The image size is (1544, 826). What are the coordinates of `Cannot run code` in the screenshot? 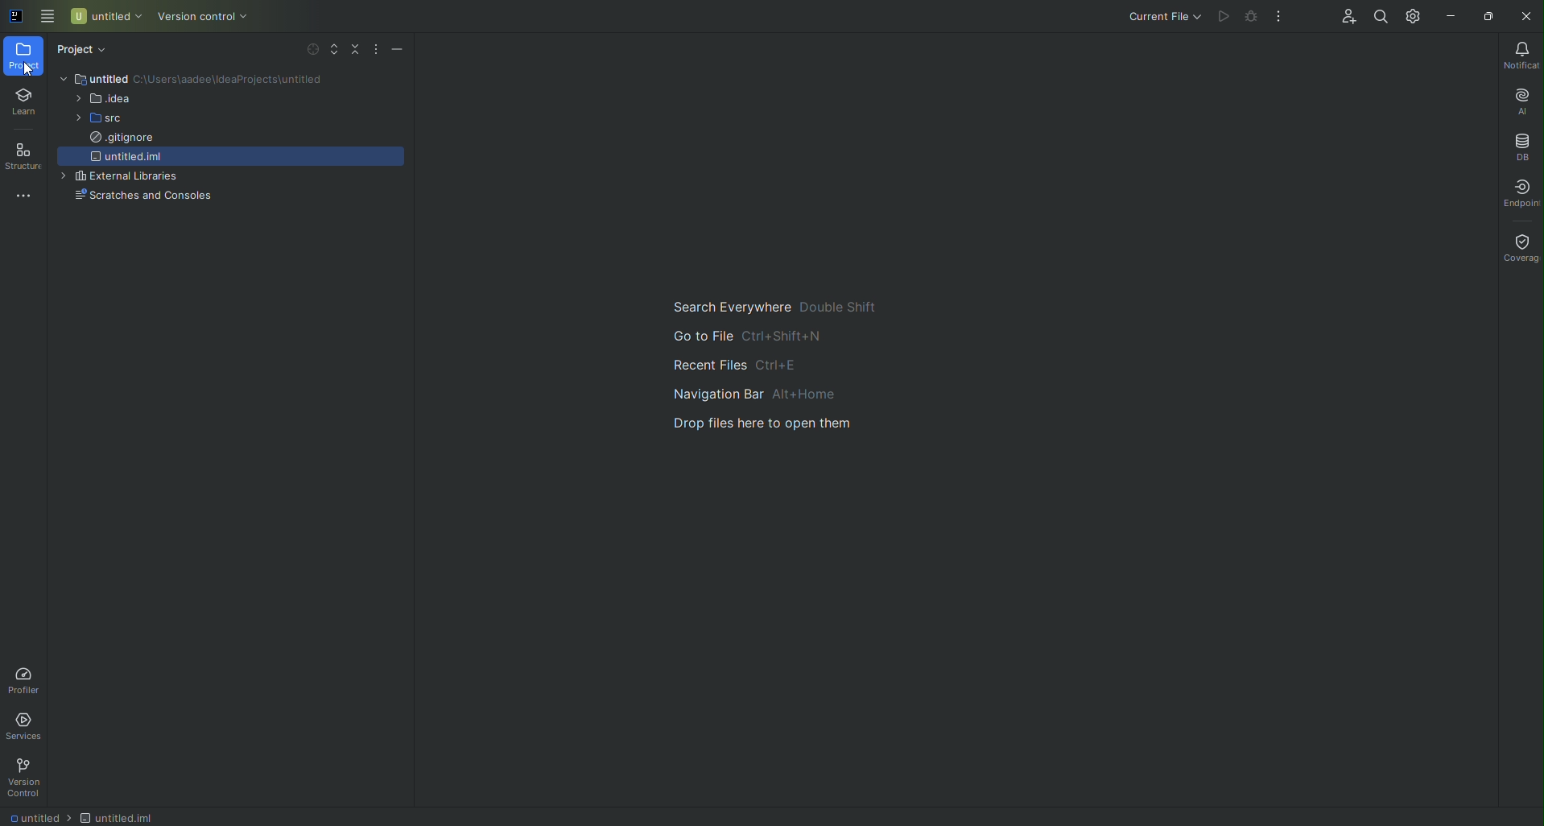 It's located at (1253, 17).